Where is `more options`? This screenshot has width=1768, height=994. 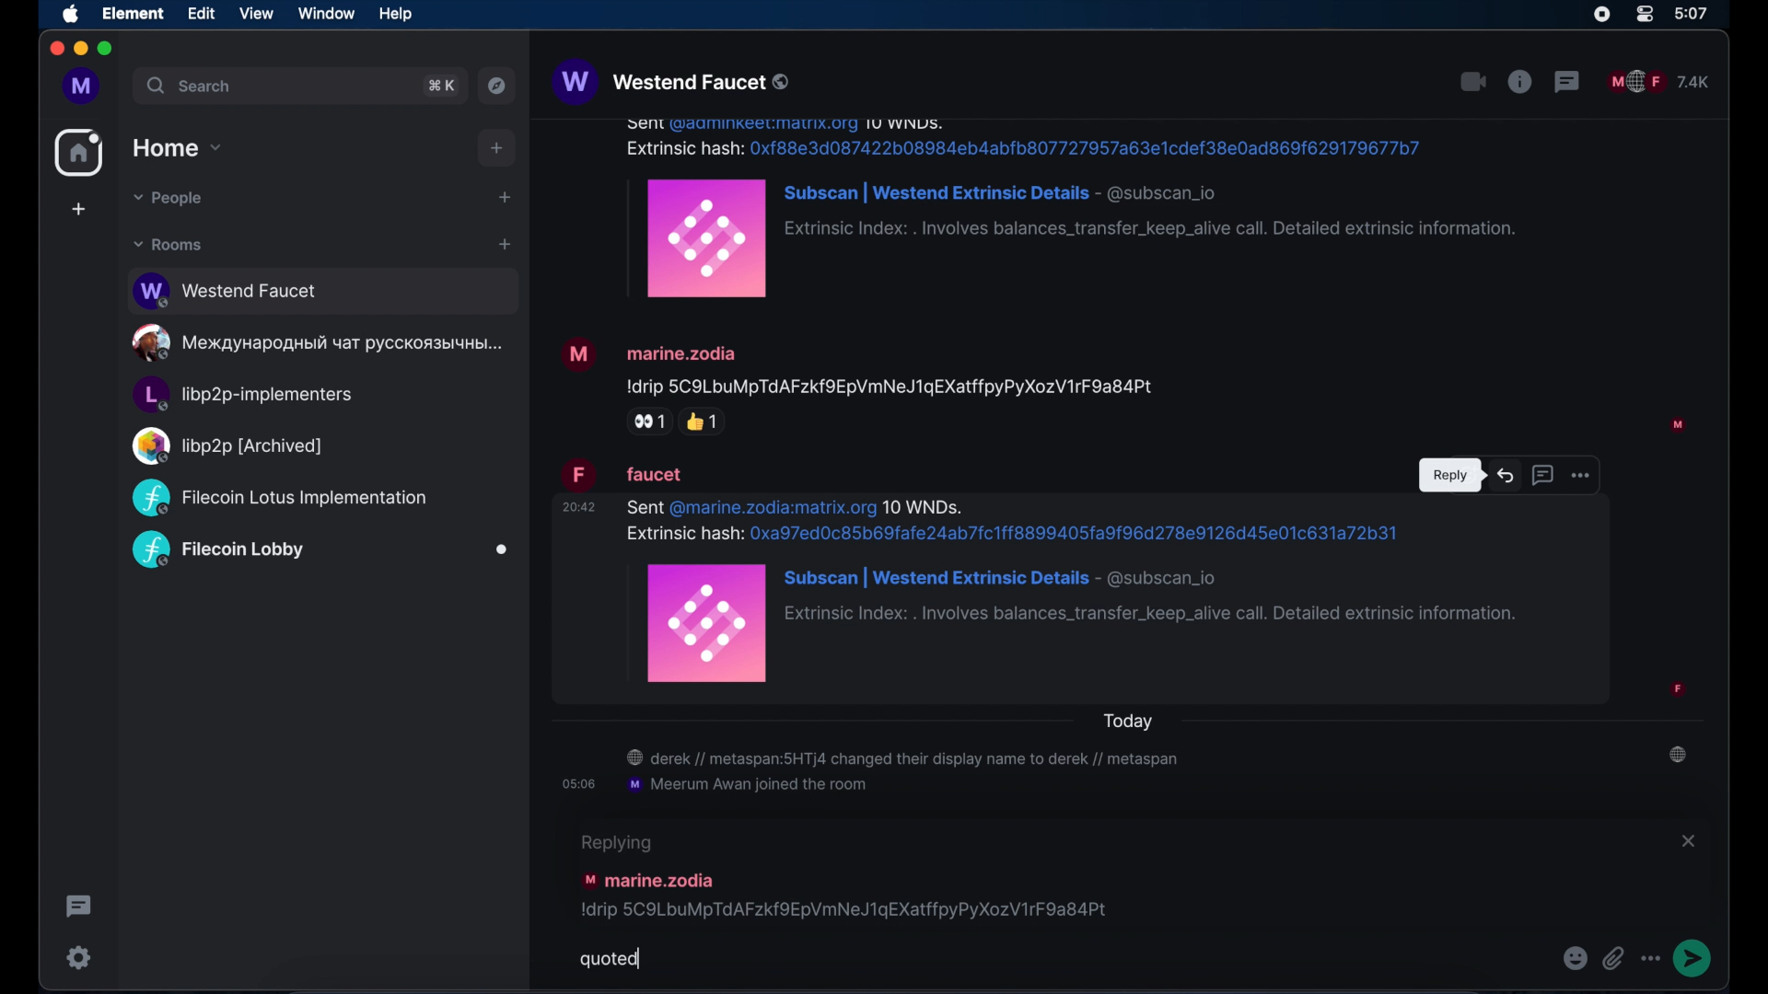
more options is located at coordinates (1581, 473).